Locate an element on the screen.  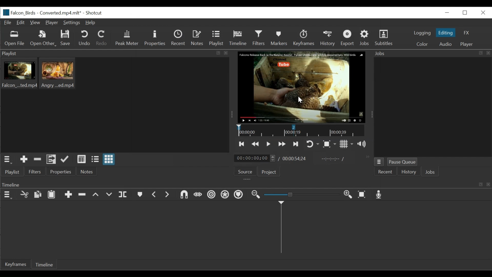
Peak Meter is located at coordinates (127, 38).